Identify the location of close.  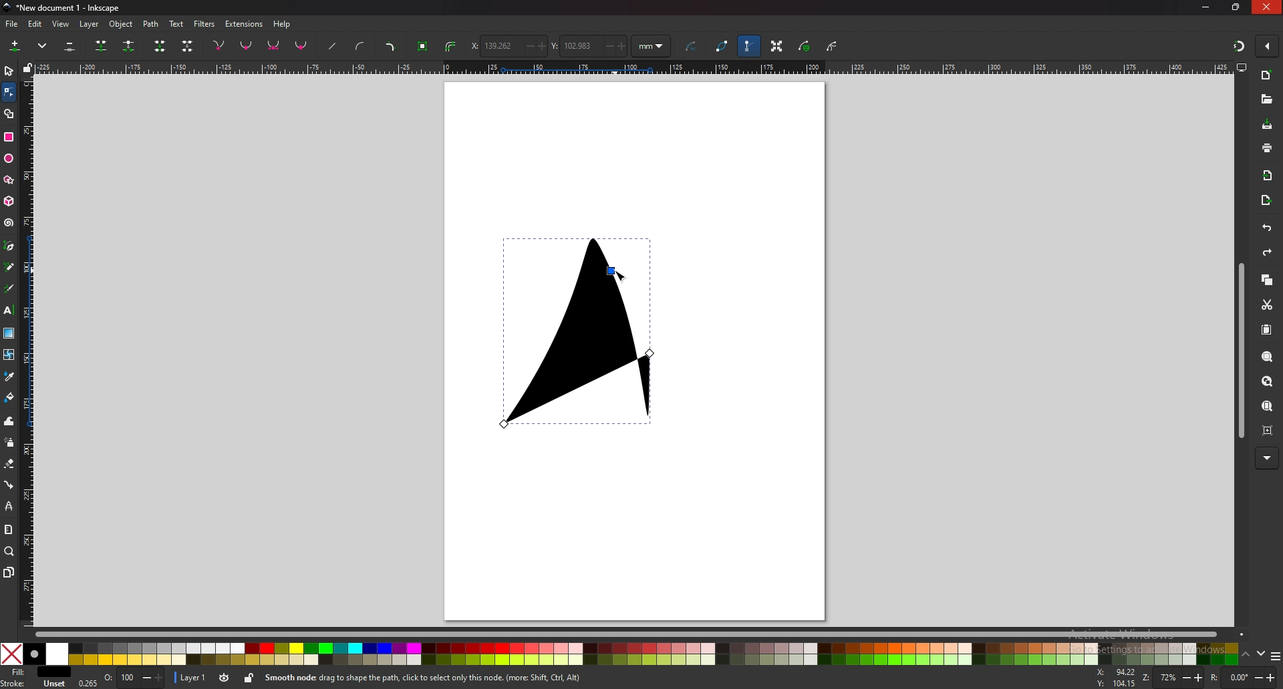
(1266, 7).